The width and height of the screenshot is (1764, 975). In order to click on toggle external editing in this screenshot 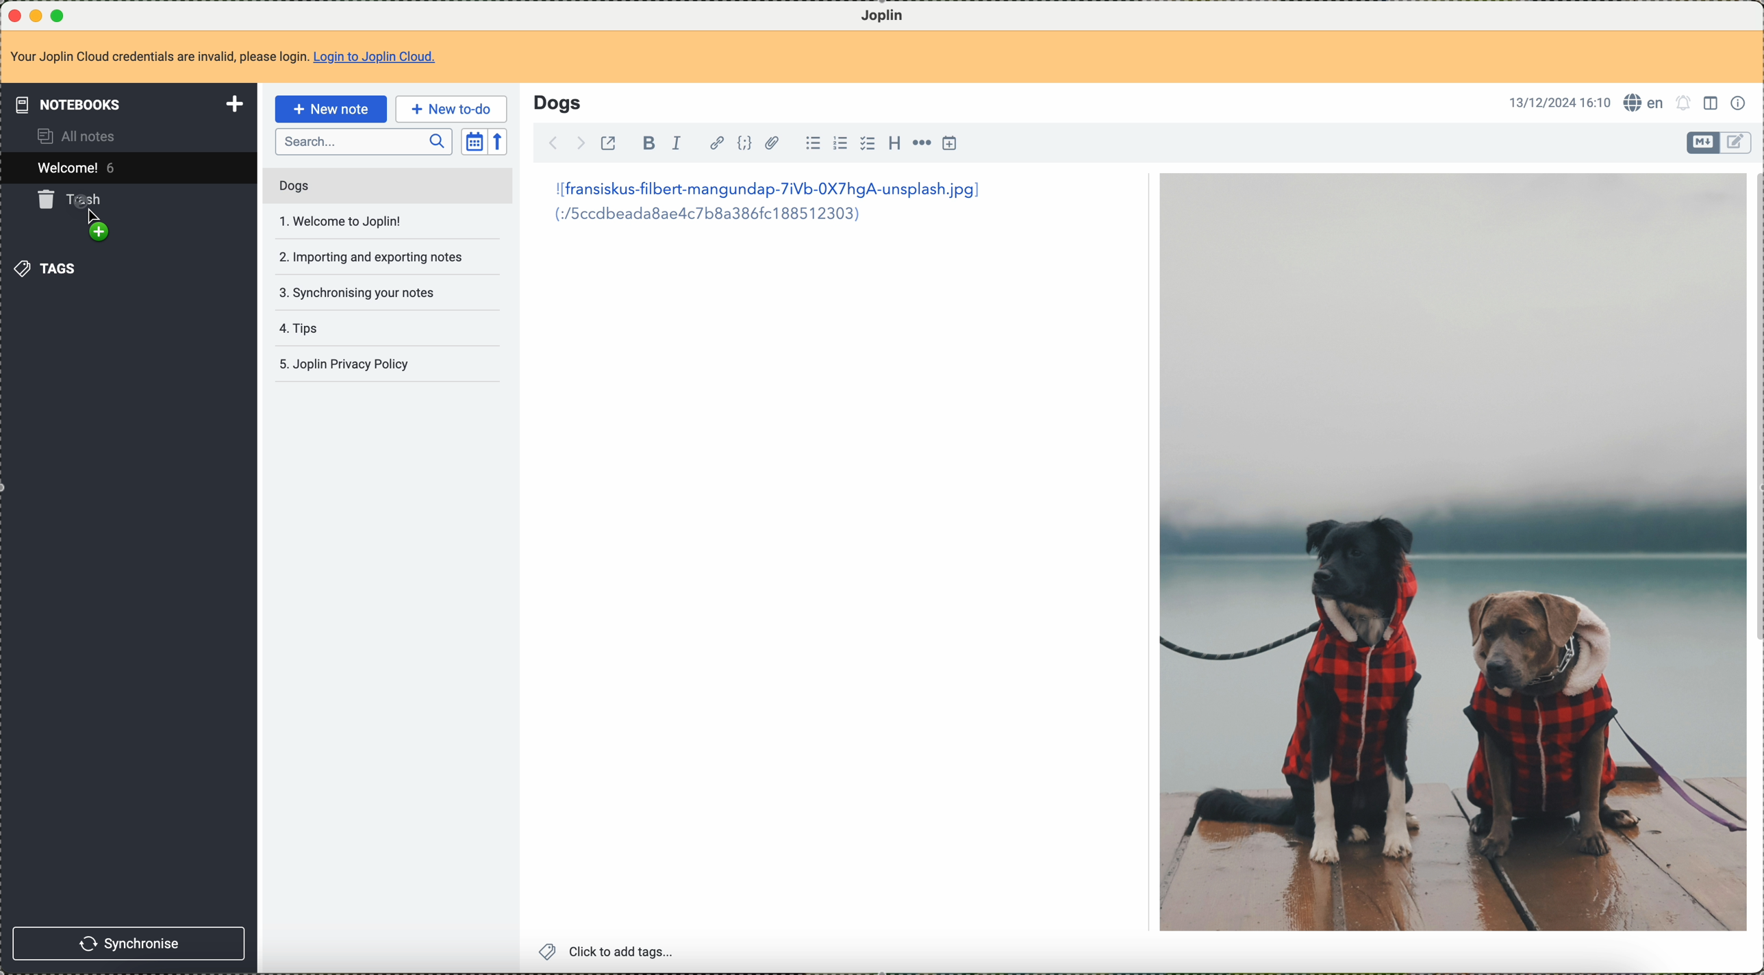, I will do `click(607, 144)`.